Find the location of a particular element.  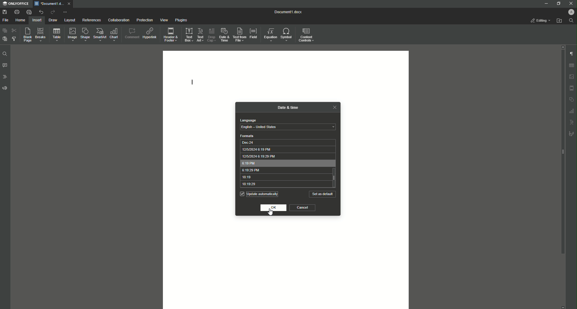

close is located at coordinates (334, 107).